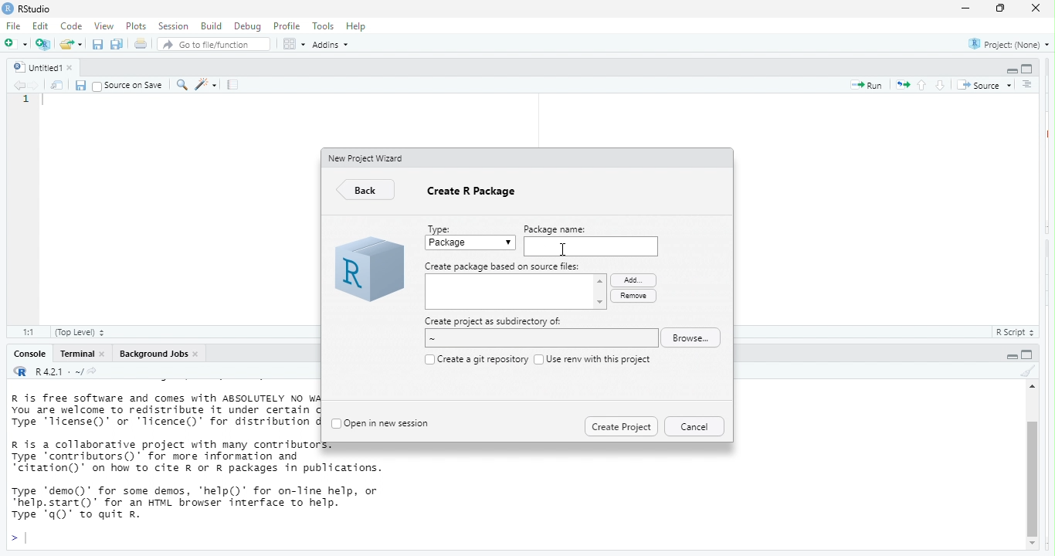 Image resolution: width=1055 pixels, height=556 pixels. Describe the element at coordinates (600, 359) in the screenshot. I see `Use renv with this project` at that location.